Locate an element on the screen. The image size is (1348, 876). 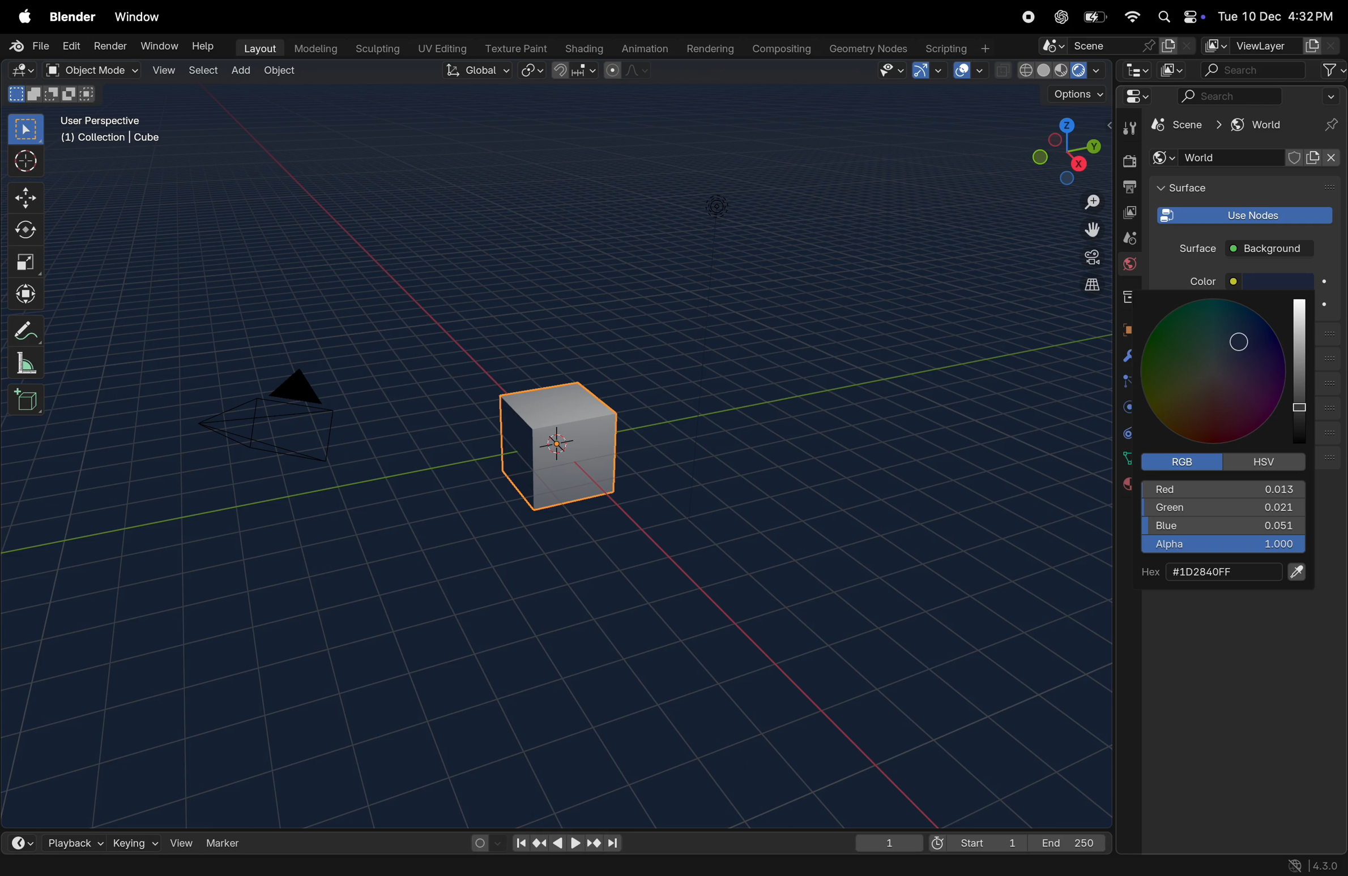
Rgb is located at coordinates (1189, 461).